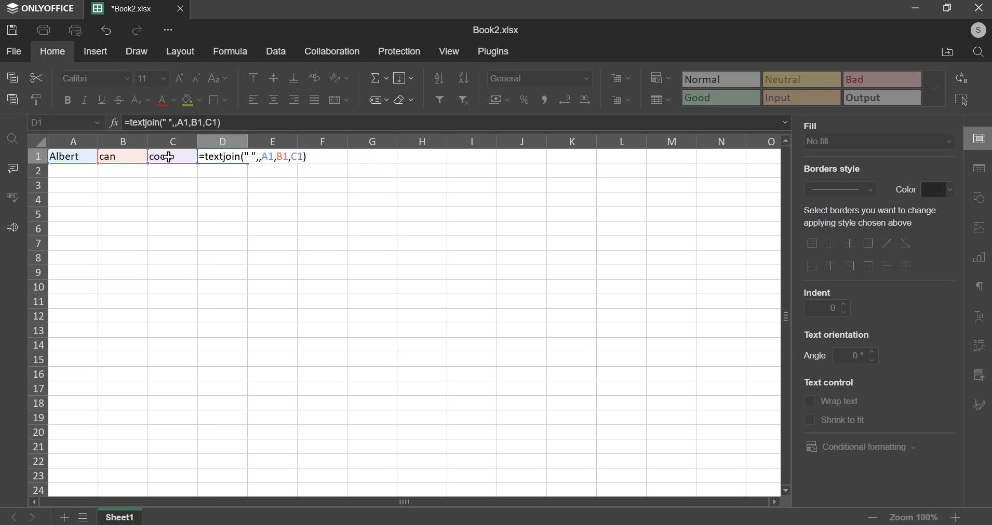  Describe the element at coordinates (123, 518) in the screenshot. I see `sheet name` at that location.